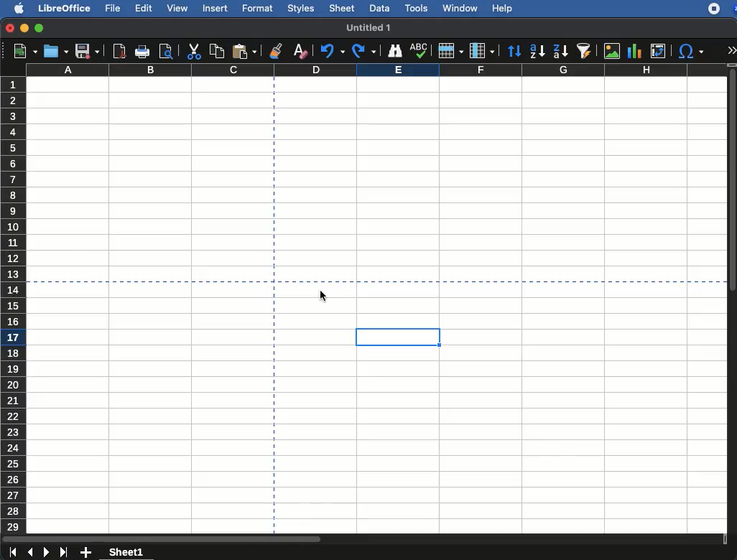 This screenshot has height=560, width=737. I want to click on undo, so click(331, 50).